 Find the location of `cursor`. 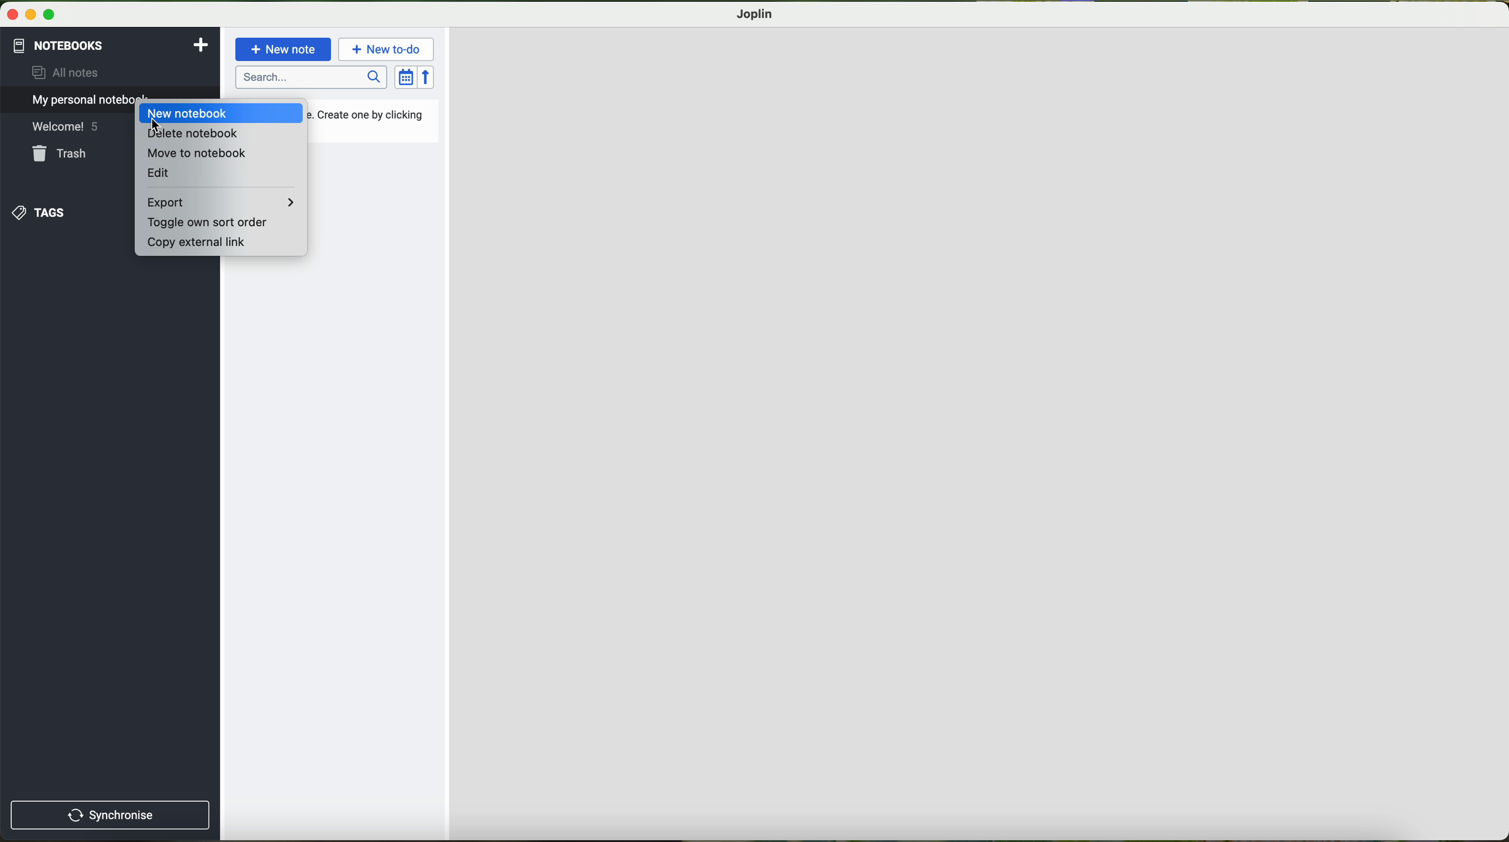

cursor is located at coordinates (154, 124).